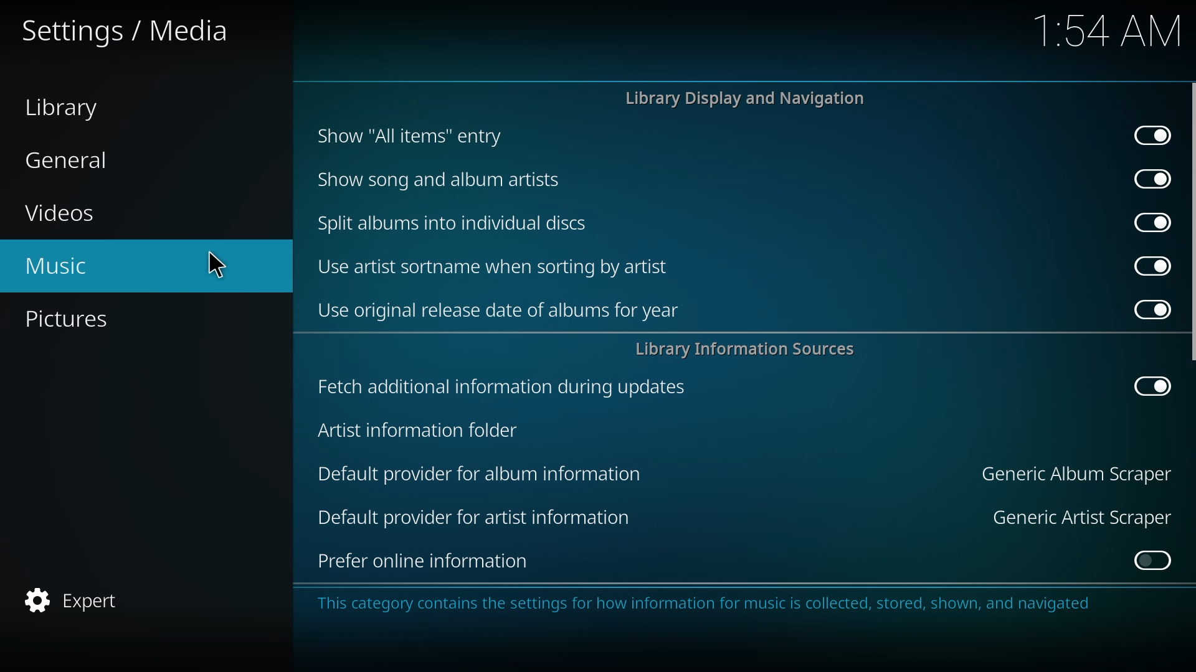  I want to click on show all items entry, so click(407, 136).